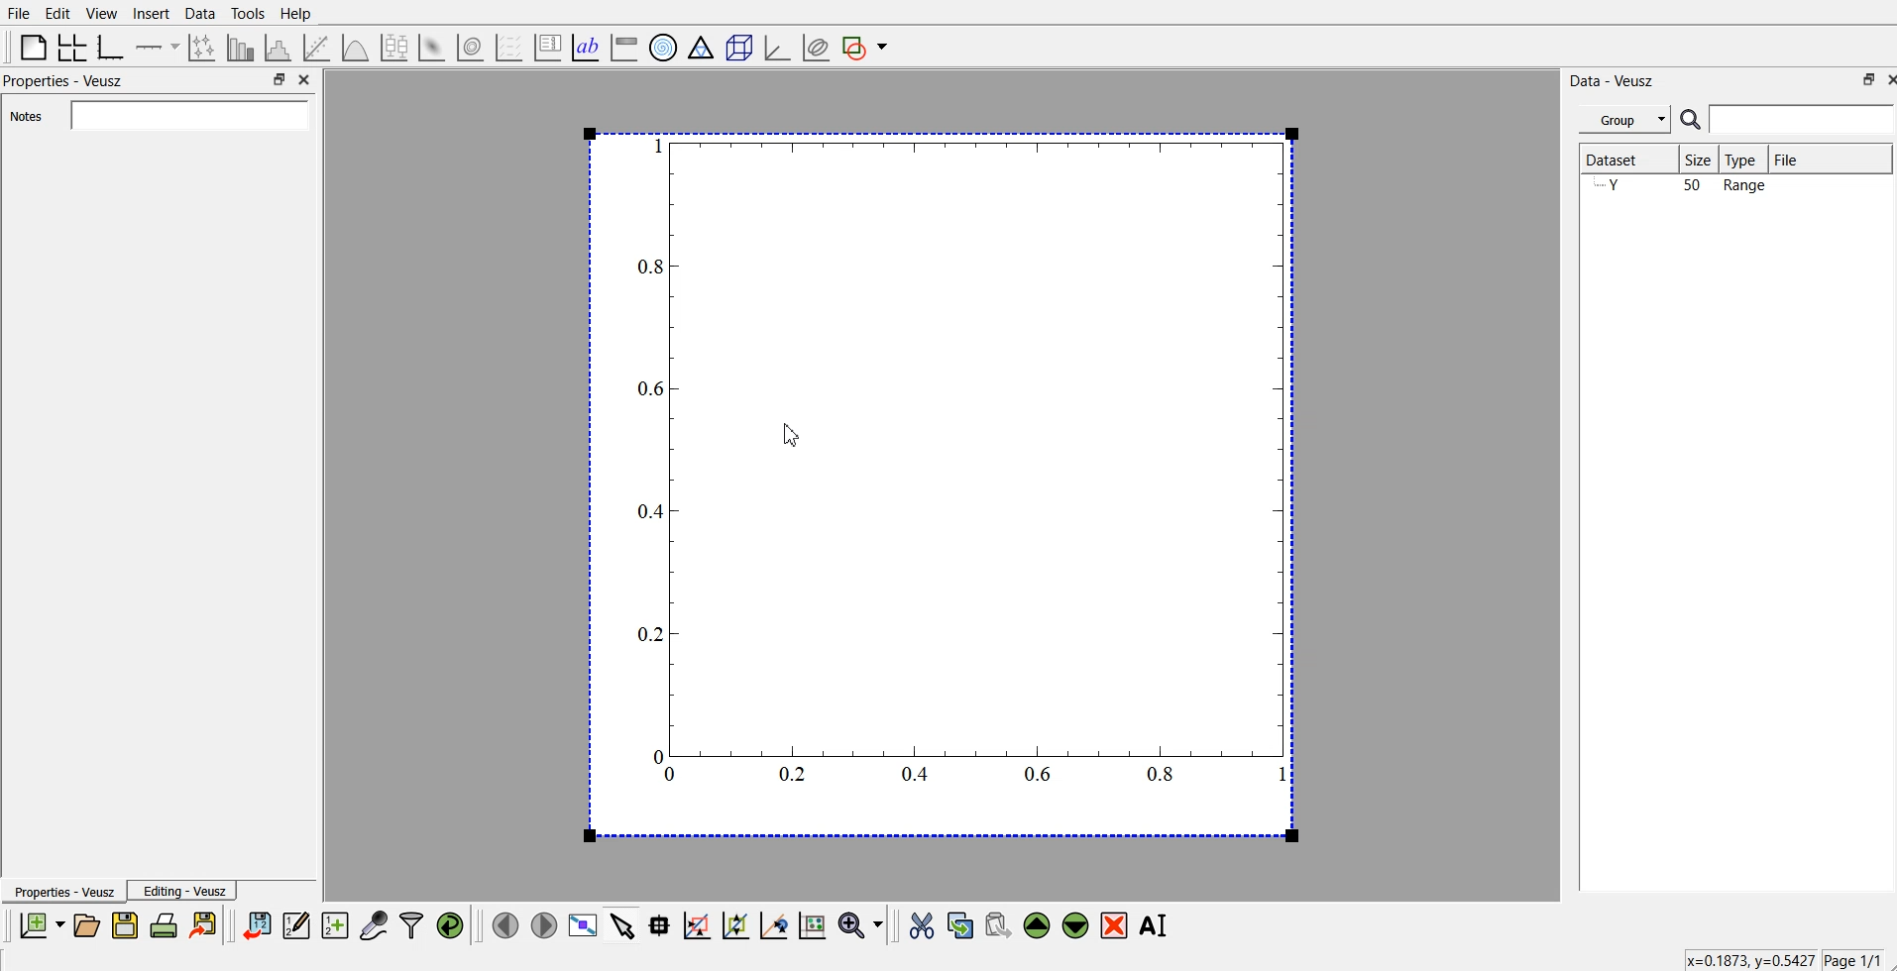 Image resolution: width=1897 pixels, height=971 pixels. I want to click on Data - Veusz, so click(1614, 80).